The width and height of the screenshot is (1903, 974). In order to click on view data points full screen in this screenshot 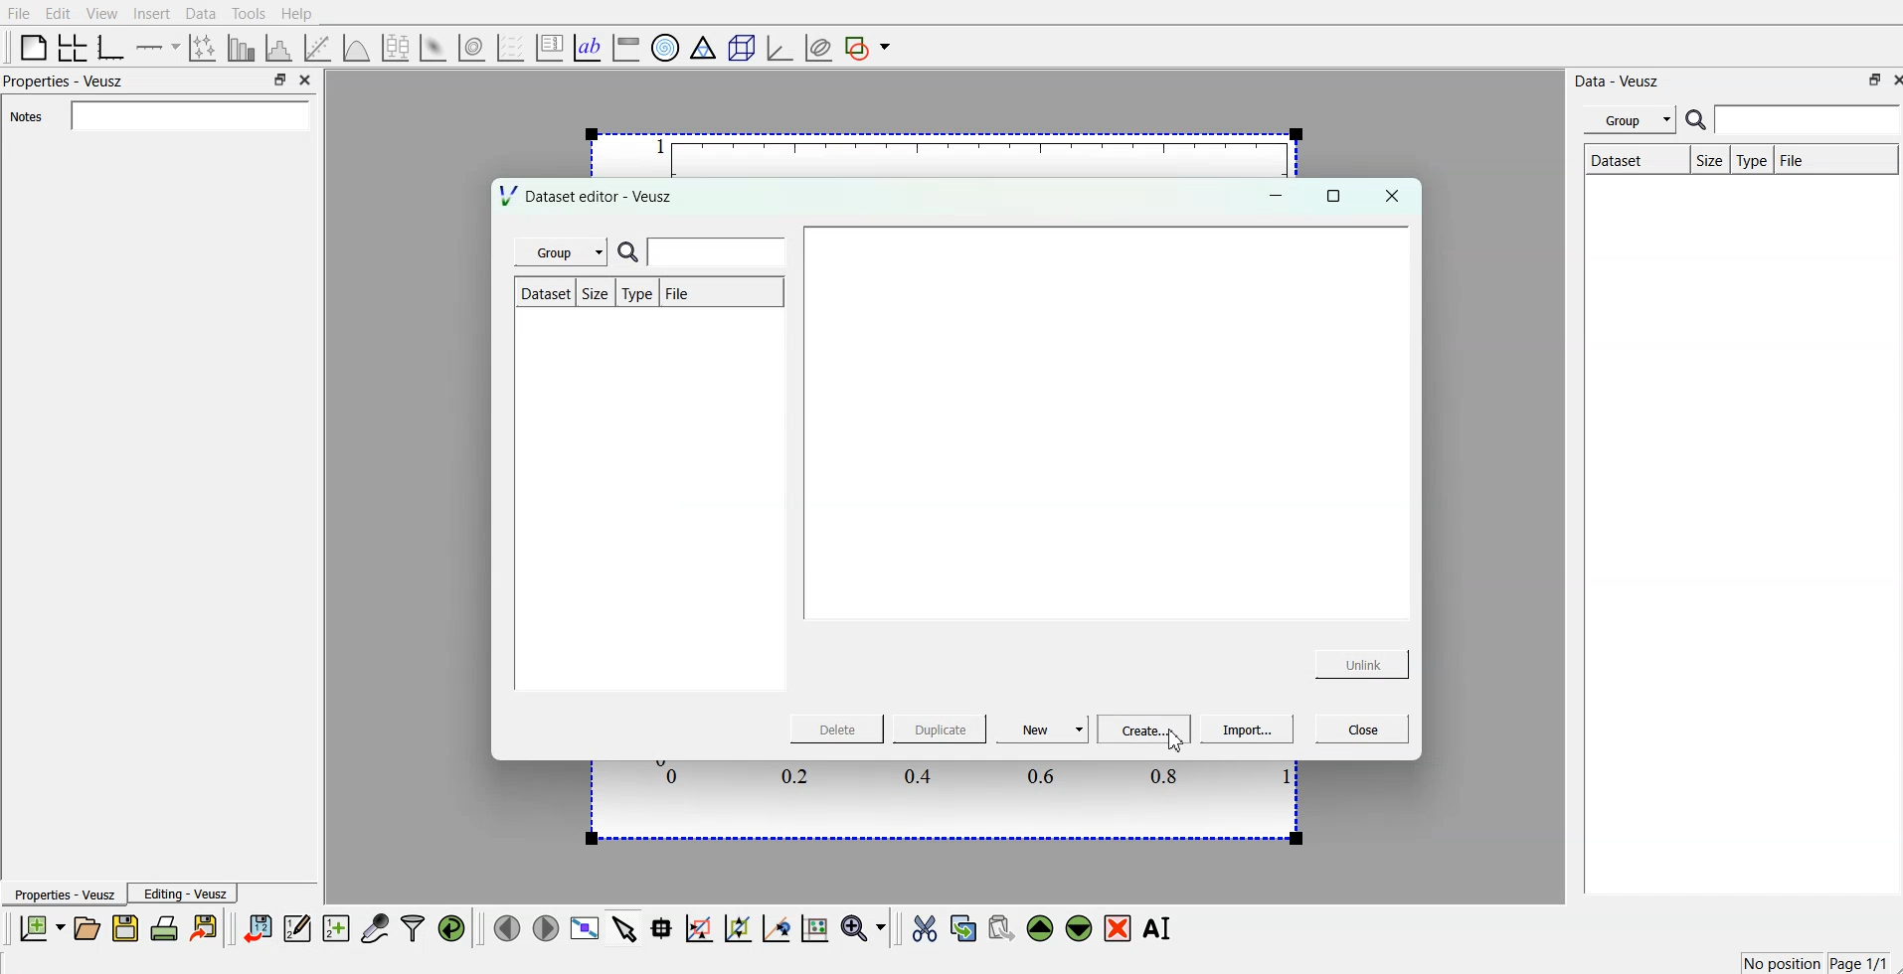, I will do `click(582, 929)`.